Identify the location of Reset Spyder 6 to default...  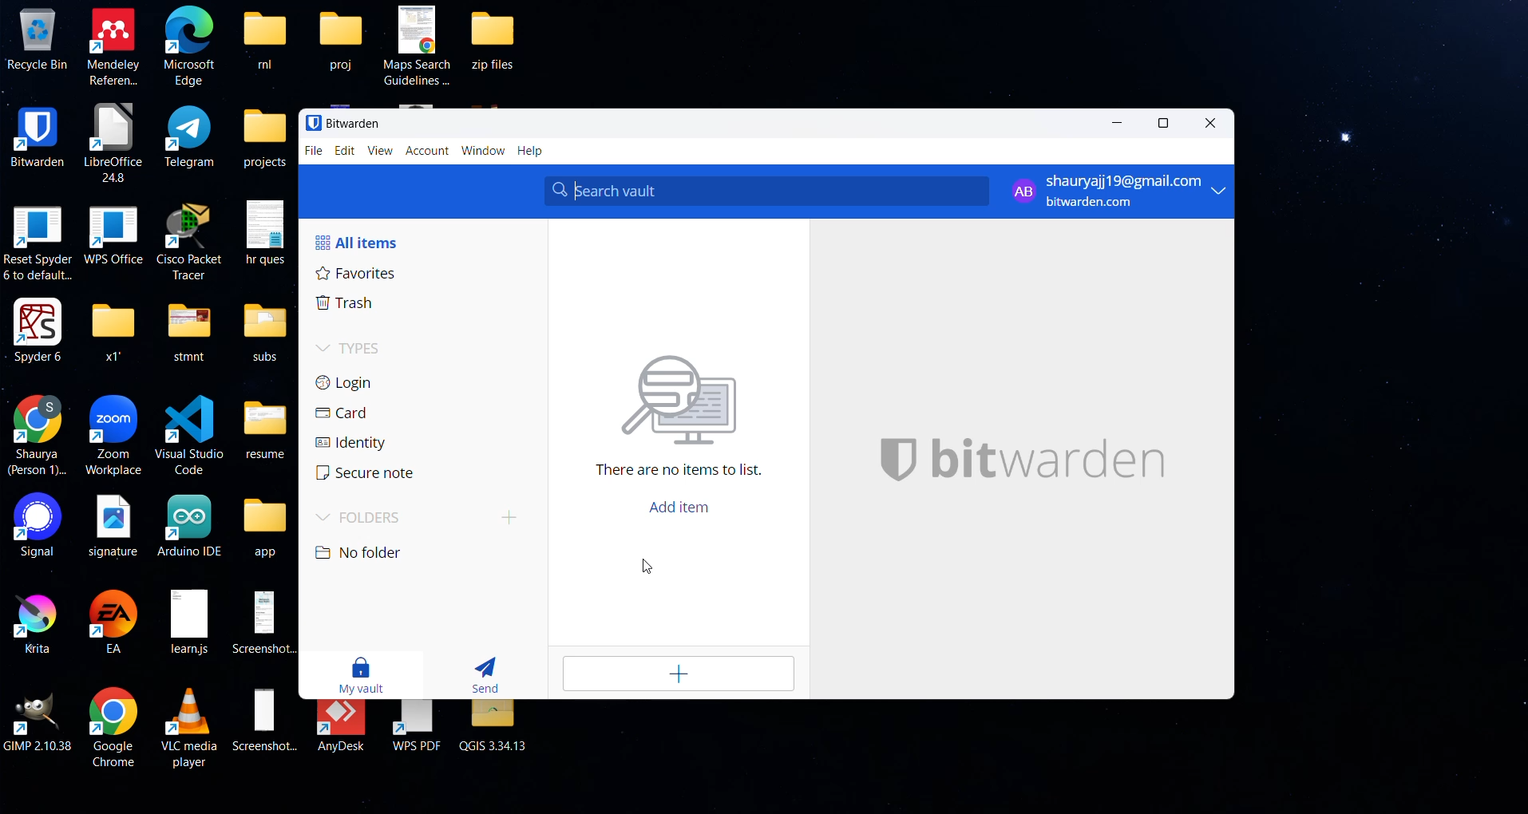
(38, 243).